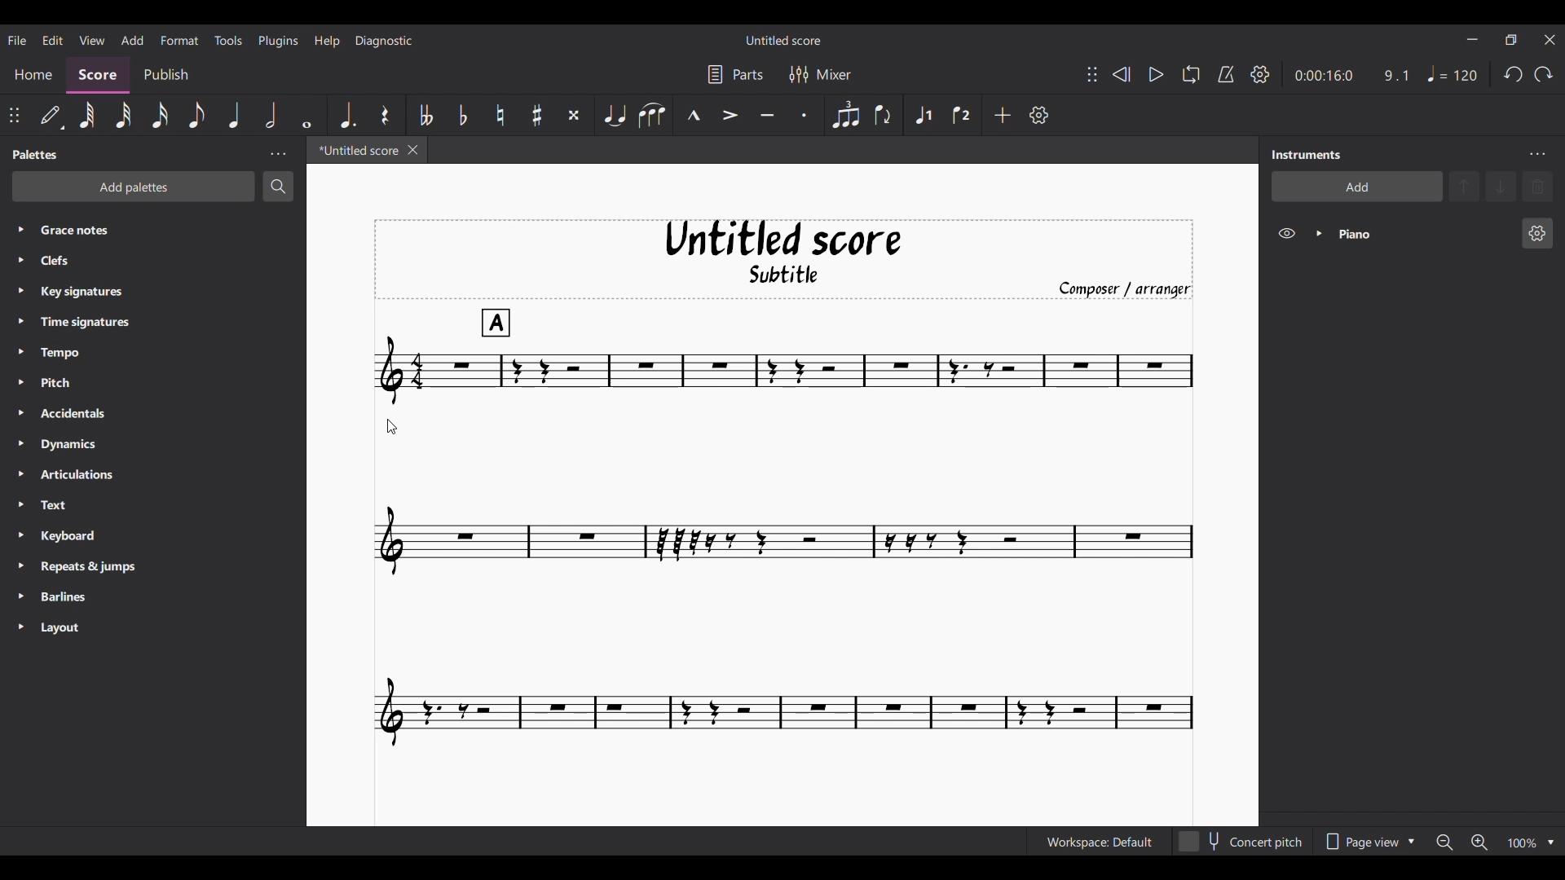  I want to click on Minimize, so click(1471, 39).